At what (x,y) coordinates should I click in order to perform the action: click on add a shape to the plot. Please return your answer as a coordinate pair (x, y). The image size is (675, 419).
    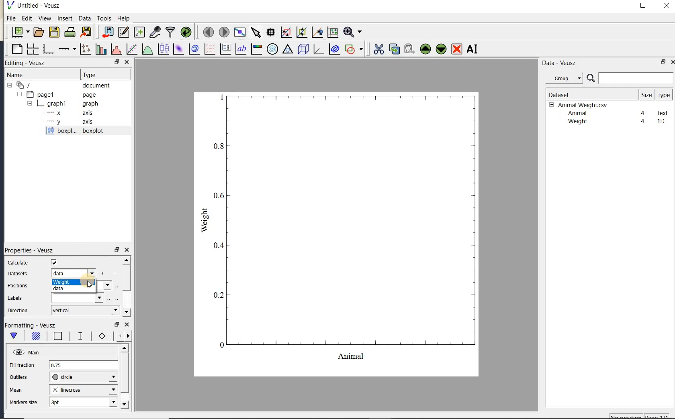
    Looking at the image, I should click on (354, 49).